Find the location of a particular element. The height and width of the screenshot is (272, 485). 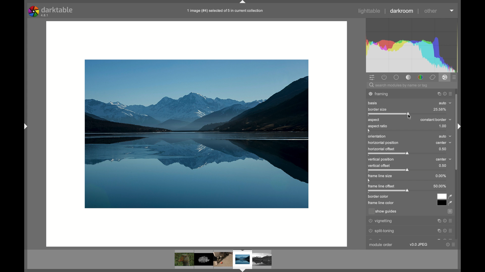

v3.0 JPEG is located at coordinates (420, 244).